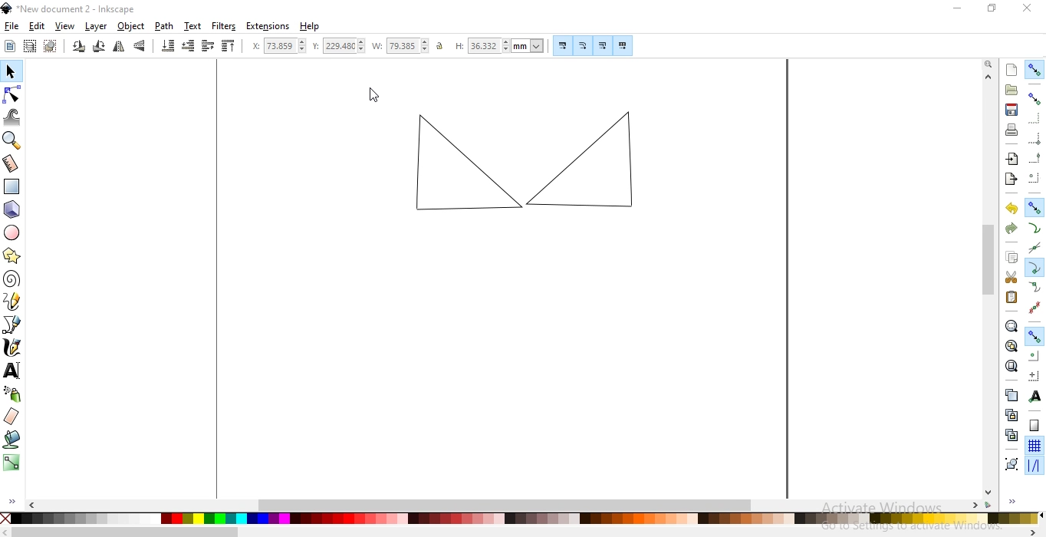  What do you see at coordinates (208, 46) in the screenshot?
I see `raise selection one step` at bounding box center [208, 46].